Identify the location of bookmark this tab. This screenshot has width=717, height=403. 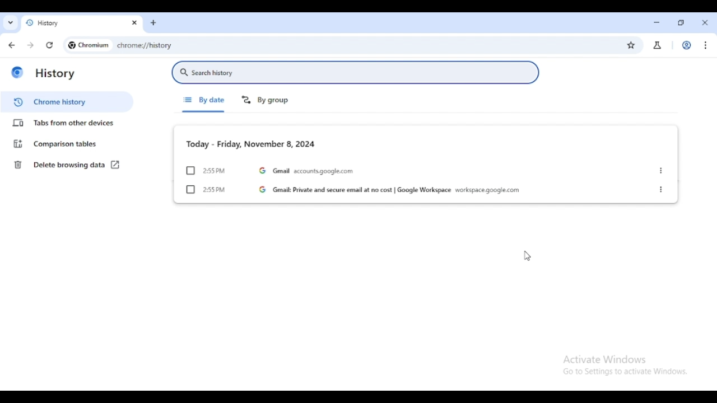
(631, 44).